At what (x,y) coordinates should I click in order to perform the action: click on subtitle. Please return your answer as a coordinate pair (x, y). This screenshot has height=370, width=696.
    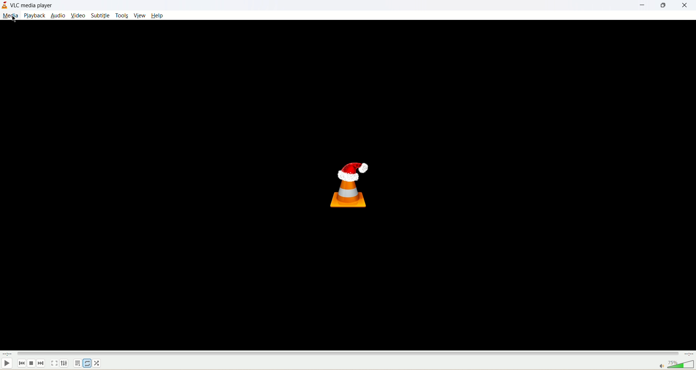
    Looking at the image, I should click on (100, 16).